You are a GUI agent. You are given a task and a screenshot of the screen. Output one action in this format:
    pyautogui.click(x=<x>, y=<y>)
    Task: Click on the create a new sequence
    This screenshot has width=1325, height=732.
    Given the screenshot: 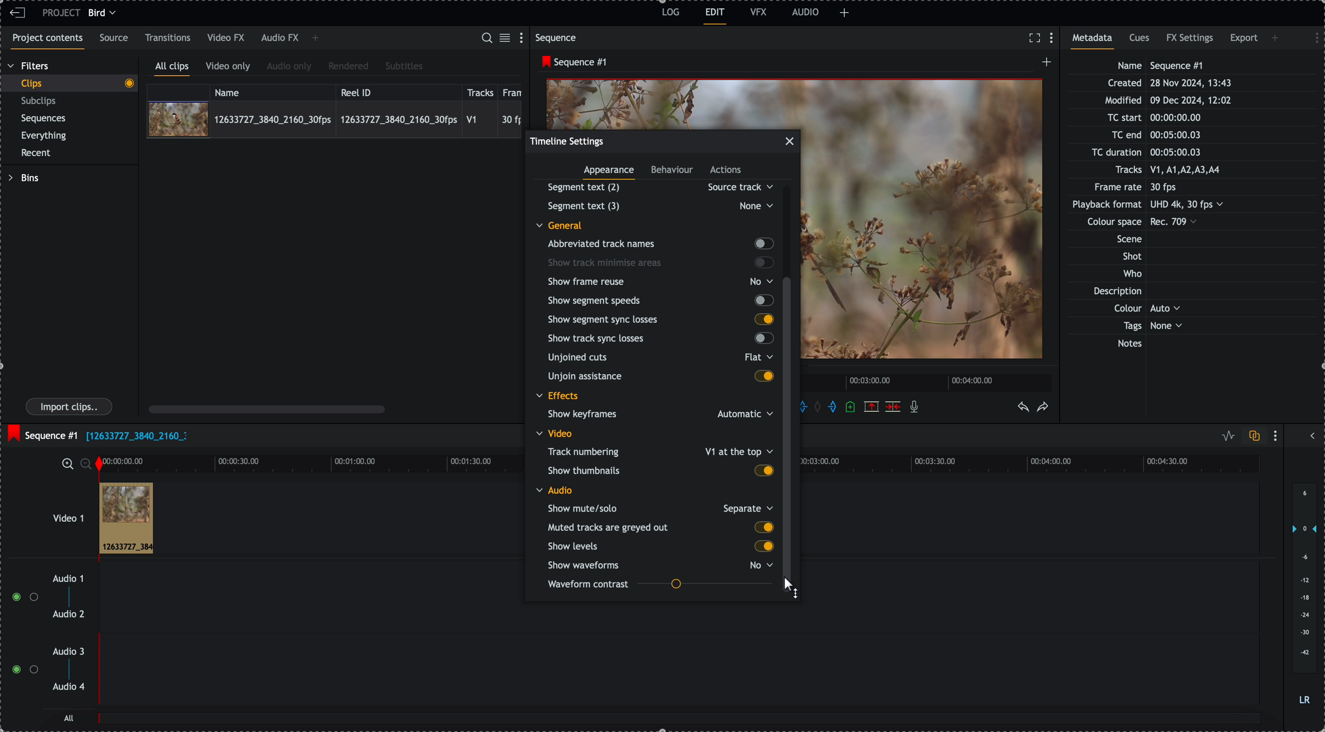 What is the action you would take?
    pyautogui.click(x=1044, y=65)
    